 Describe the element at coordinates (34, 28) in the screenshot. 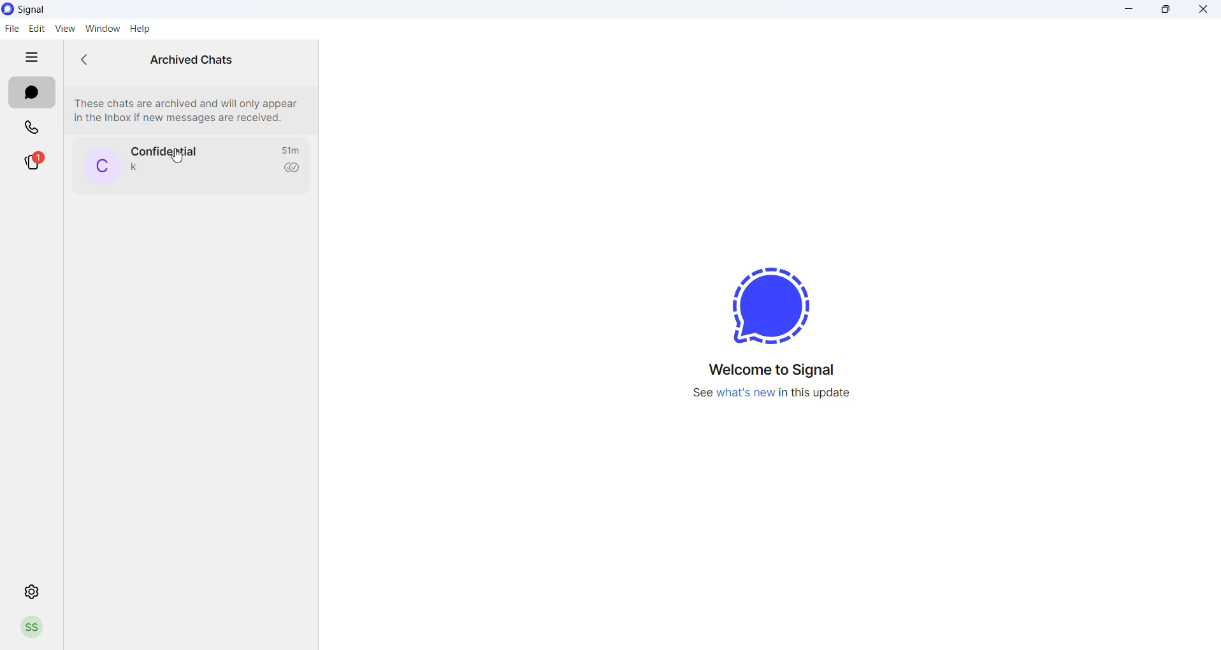

I see `edit` at that location.